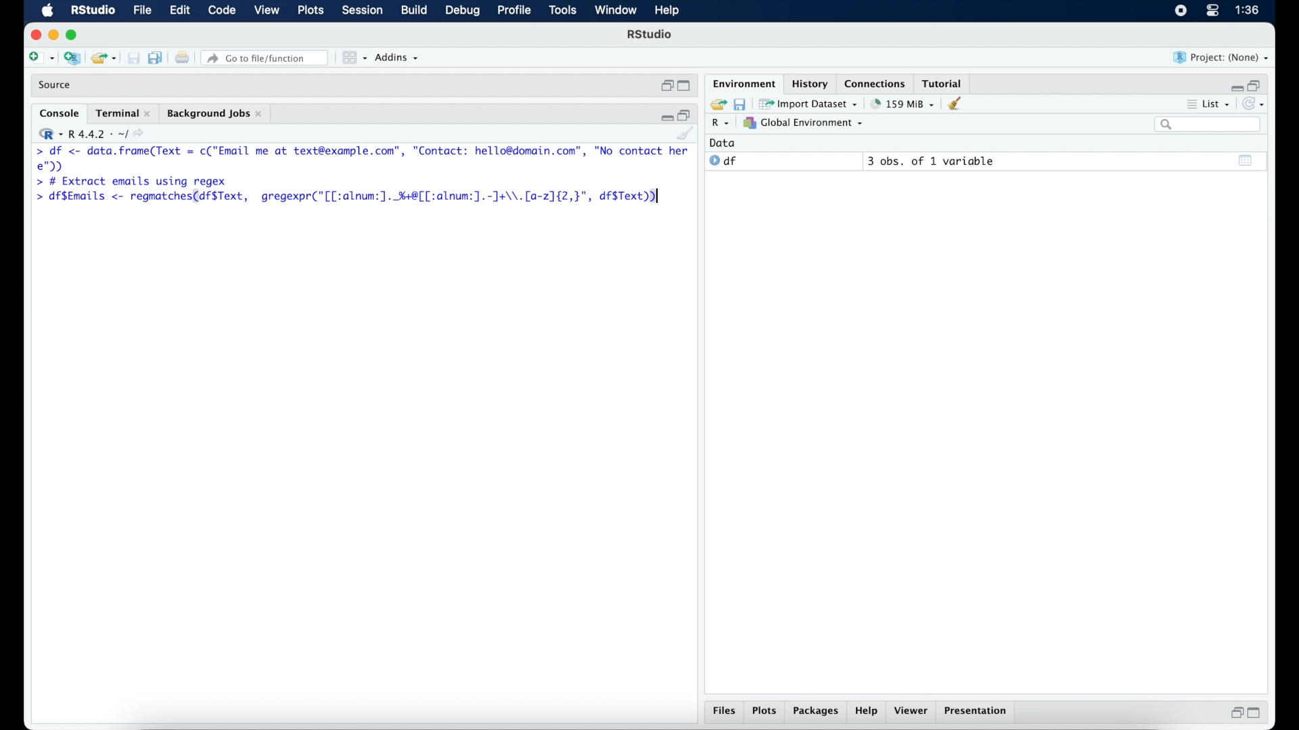 Image resolution: width=1299 pixels, height=730 pixels. Describe the element at coordinates (156, 57) in the screenshot. I see `save all documents` at that location.